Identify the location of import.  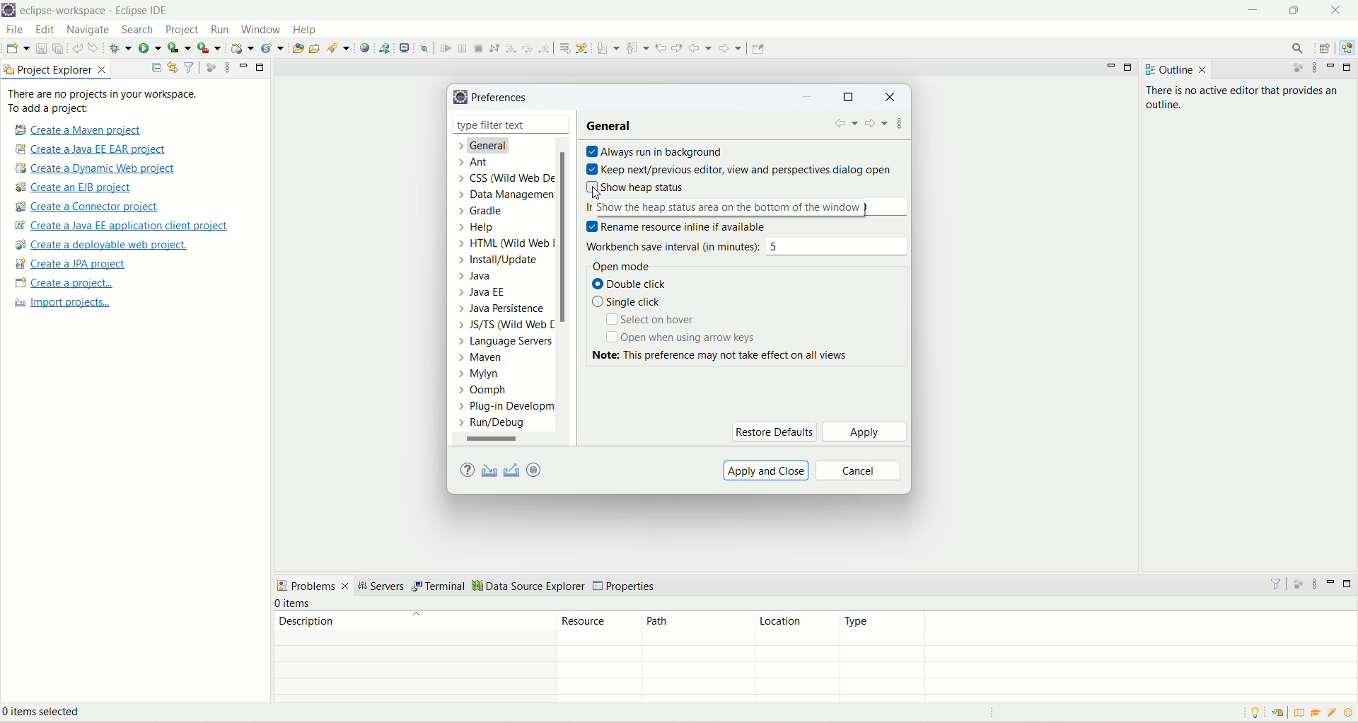
(492, 470).